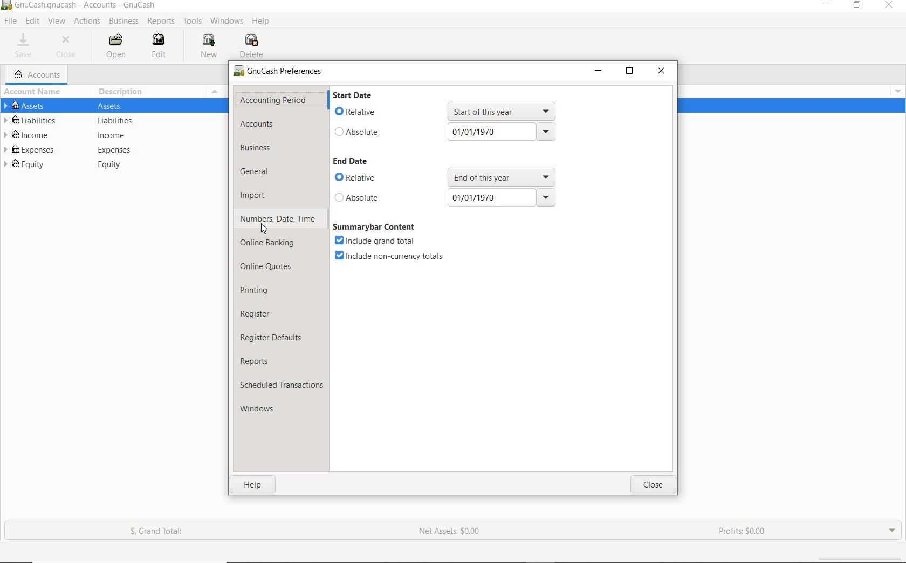 Image resolution: width=906 pixels, height=563 pixels. Describe the element at coordinates (449, 534) in the screenshot. I see `NET ASSETS` at that location.